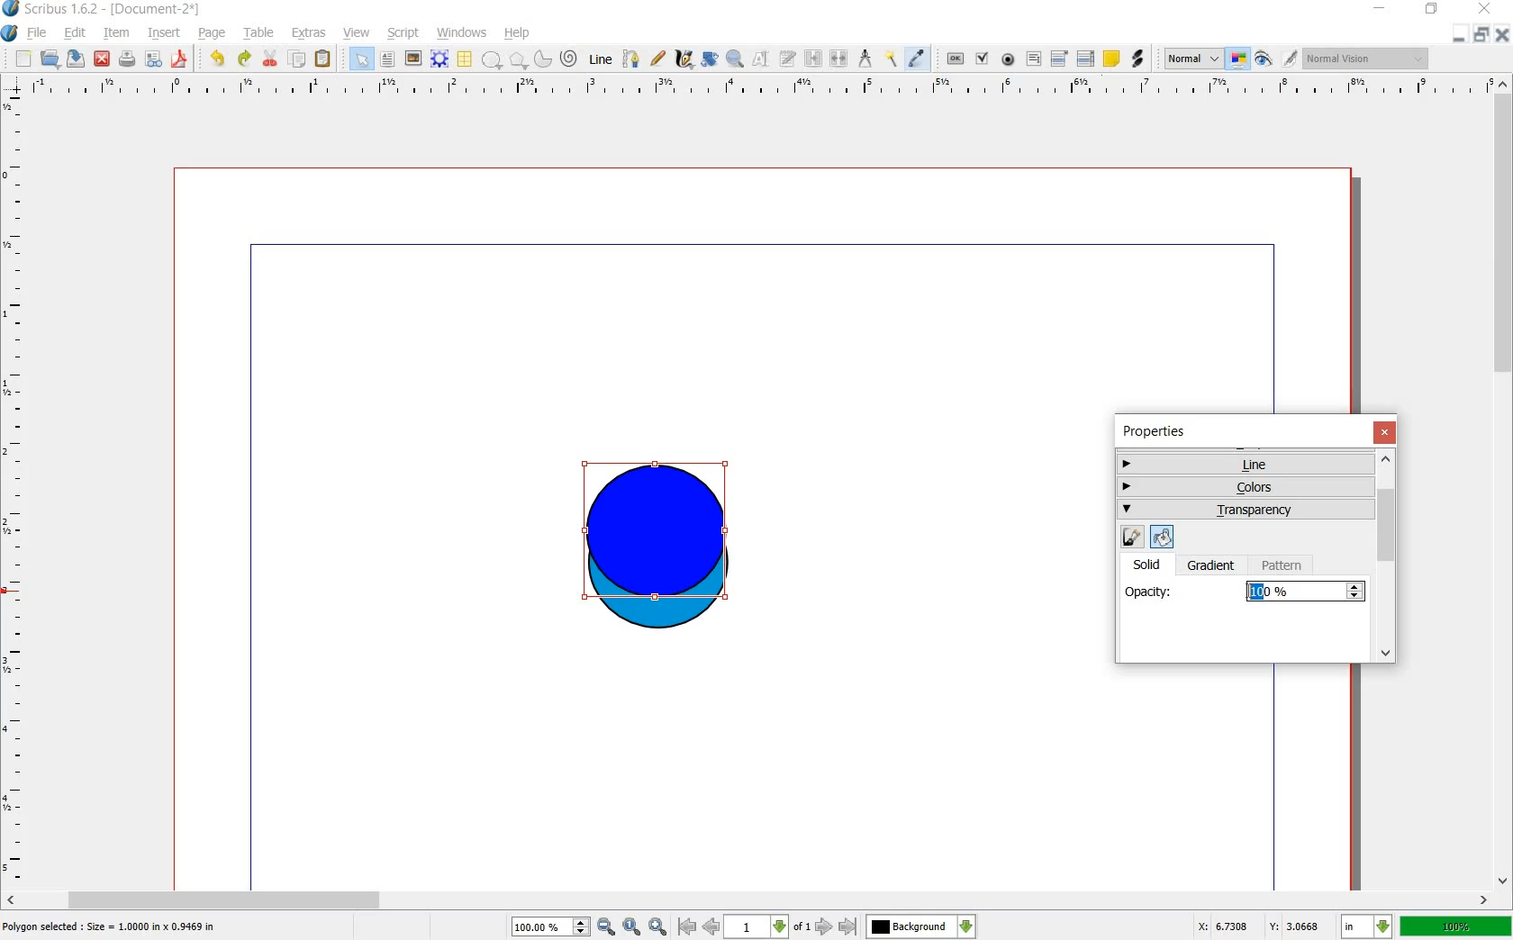 This screenshot has height=940, width=1513. Describe the element at coordinates (9, 33) in the screenshot. I see `system logo` at that location.